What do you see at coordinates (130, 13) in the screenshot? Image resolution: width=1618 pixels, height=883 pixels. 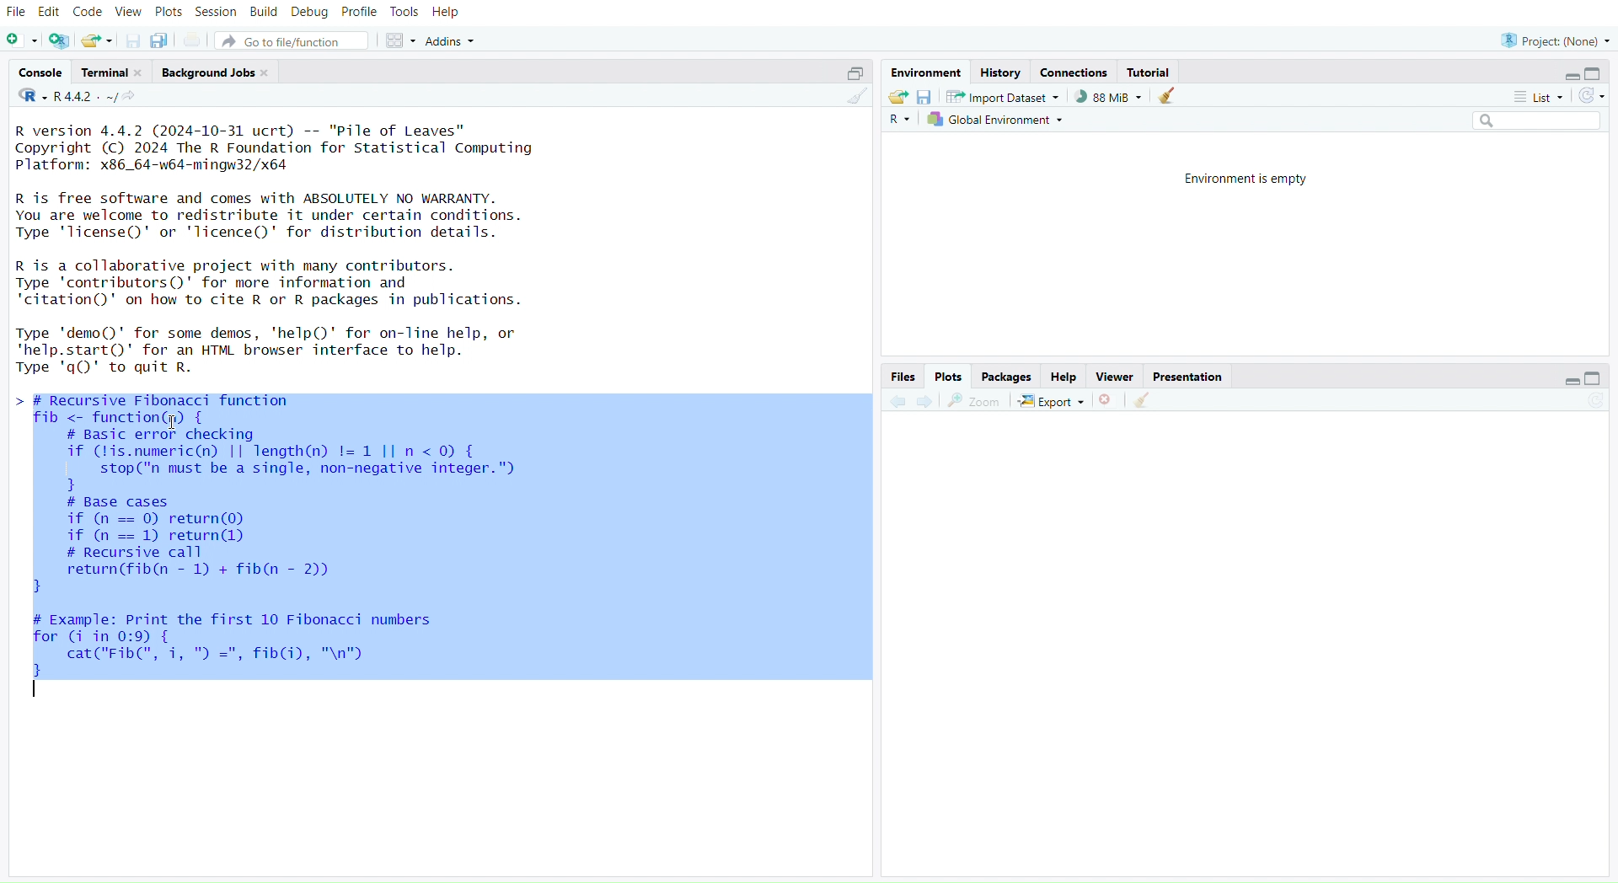 I see `view` at bounding box center [130, 13].